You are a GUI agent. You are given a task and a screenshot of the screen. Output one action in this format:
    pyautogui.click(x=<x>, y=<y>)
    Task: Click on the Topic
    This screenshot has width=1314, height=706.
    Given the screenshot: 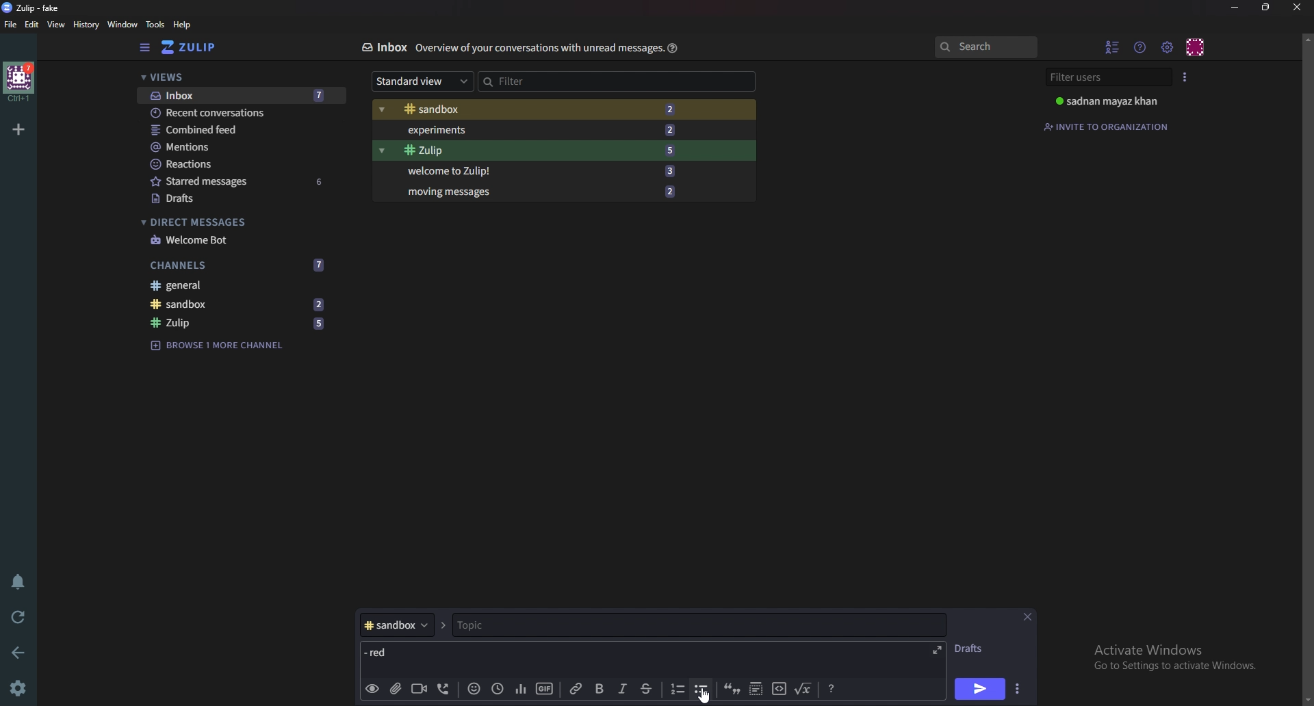 What is the action you would take?
    pyautogui.click(x=691, y=625)
    